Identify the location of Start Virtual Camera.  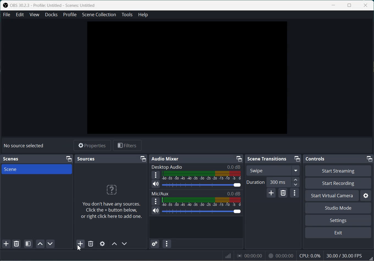
(332, 196).